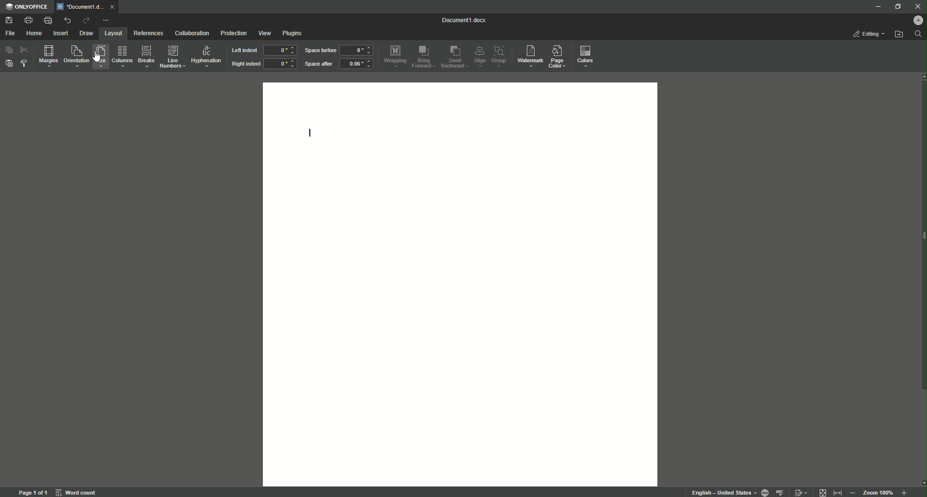 The height and width of the screenshot is (497, 927). I want to click on Resources, so click(147, 33).